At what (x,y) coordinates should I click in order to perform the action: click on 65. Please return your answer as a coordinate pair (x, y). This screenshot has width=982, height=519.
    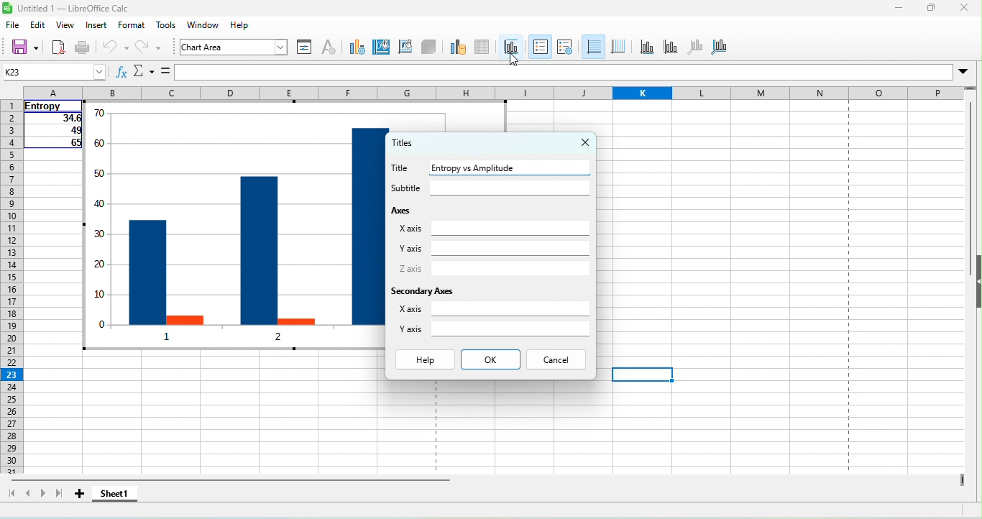
    Looking at the image, I should click on (55, 144).